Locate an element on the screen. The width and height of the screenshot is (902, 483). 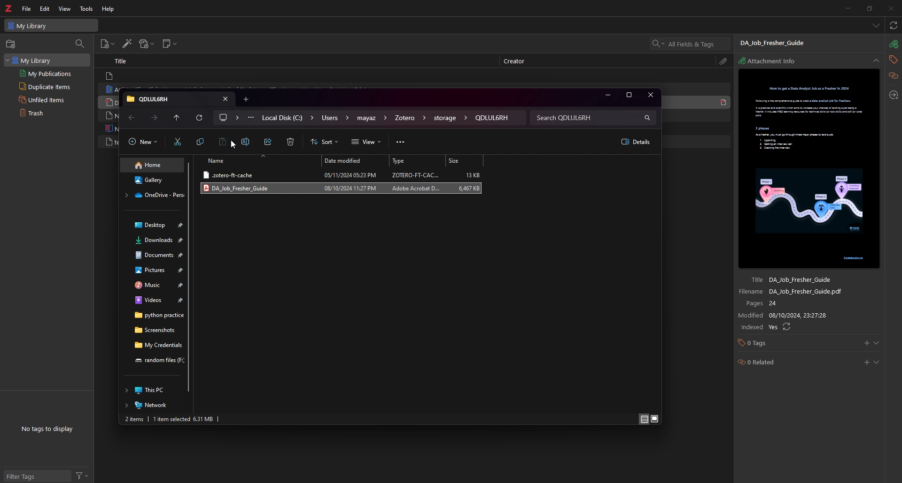
unfiled items is located at coordinates (47, 99).